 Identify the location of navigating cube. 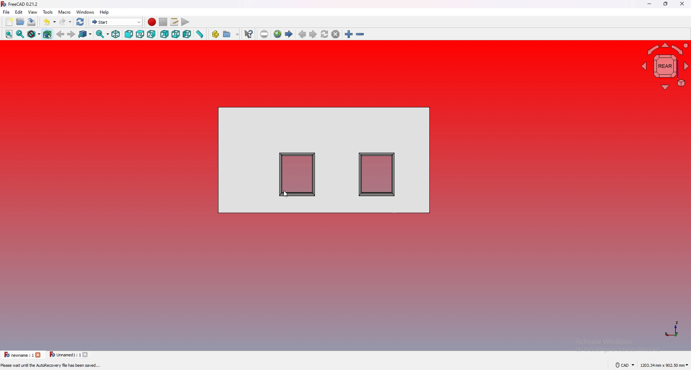
(665, 66).